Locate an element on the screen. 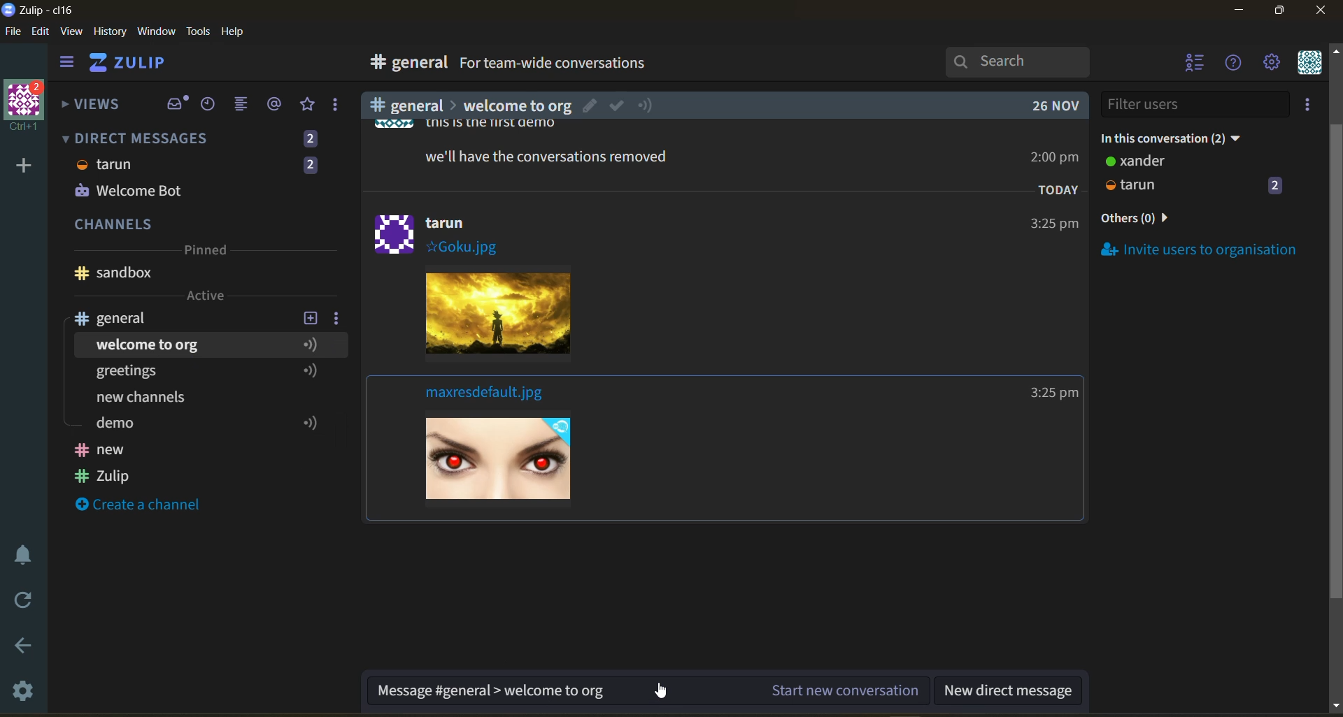 The image size is (1343, 717).  is located at coordinates (1043, 106).